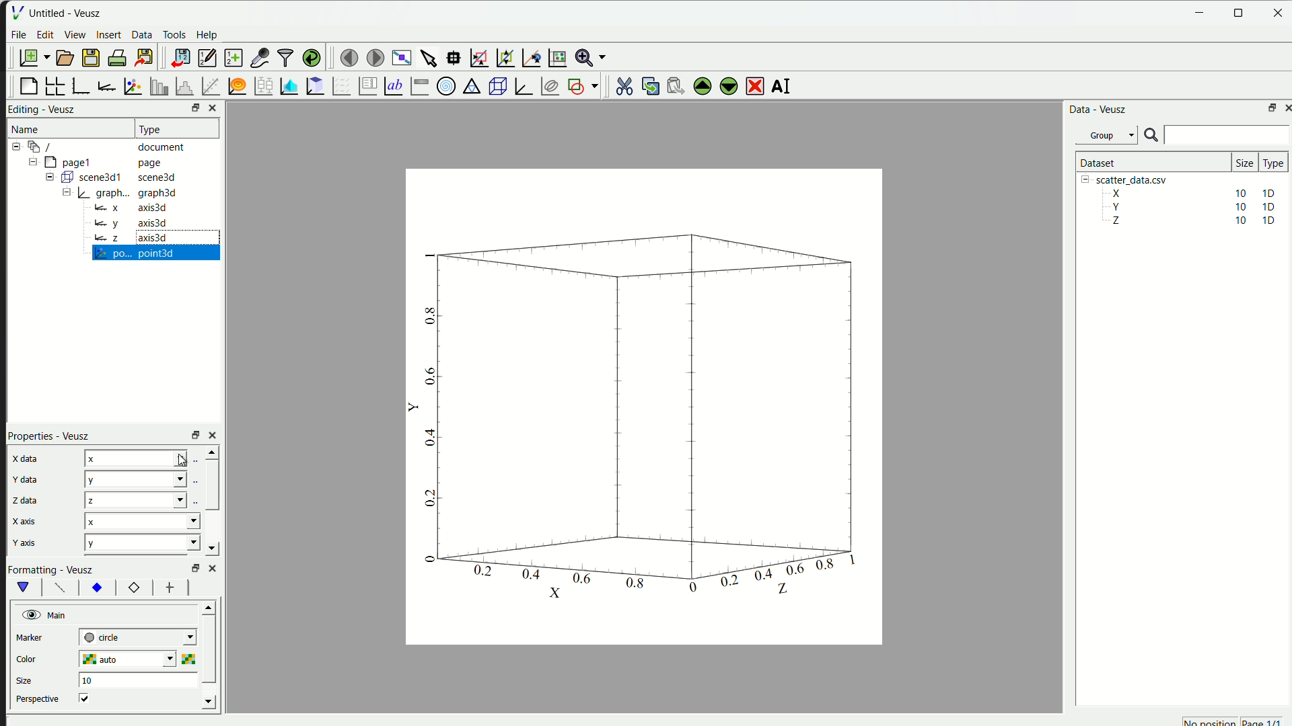 Image resolution: width=1292 pixels, height=726 pixels. Describe the element at coordinates (194, 567) in the screenshot. I see `` at that location.